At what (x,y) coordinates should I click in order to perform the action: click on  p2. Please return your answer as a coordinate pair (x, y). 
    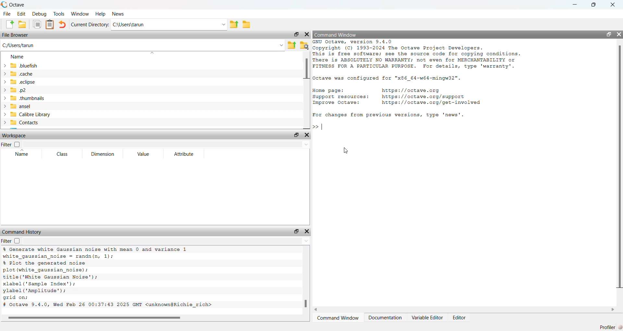
    Looking at the image, I should click on (19, 91).